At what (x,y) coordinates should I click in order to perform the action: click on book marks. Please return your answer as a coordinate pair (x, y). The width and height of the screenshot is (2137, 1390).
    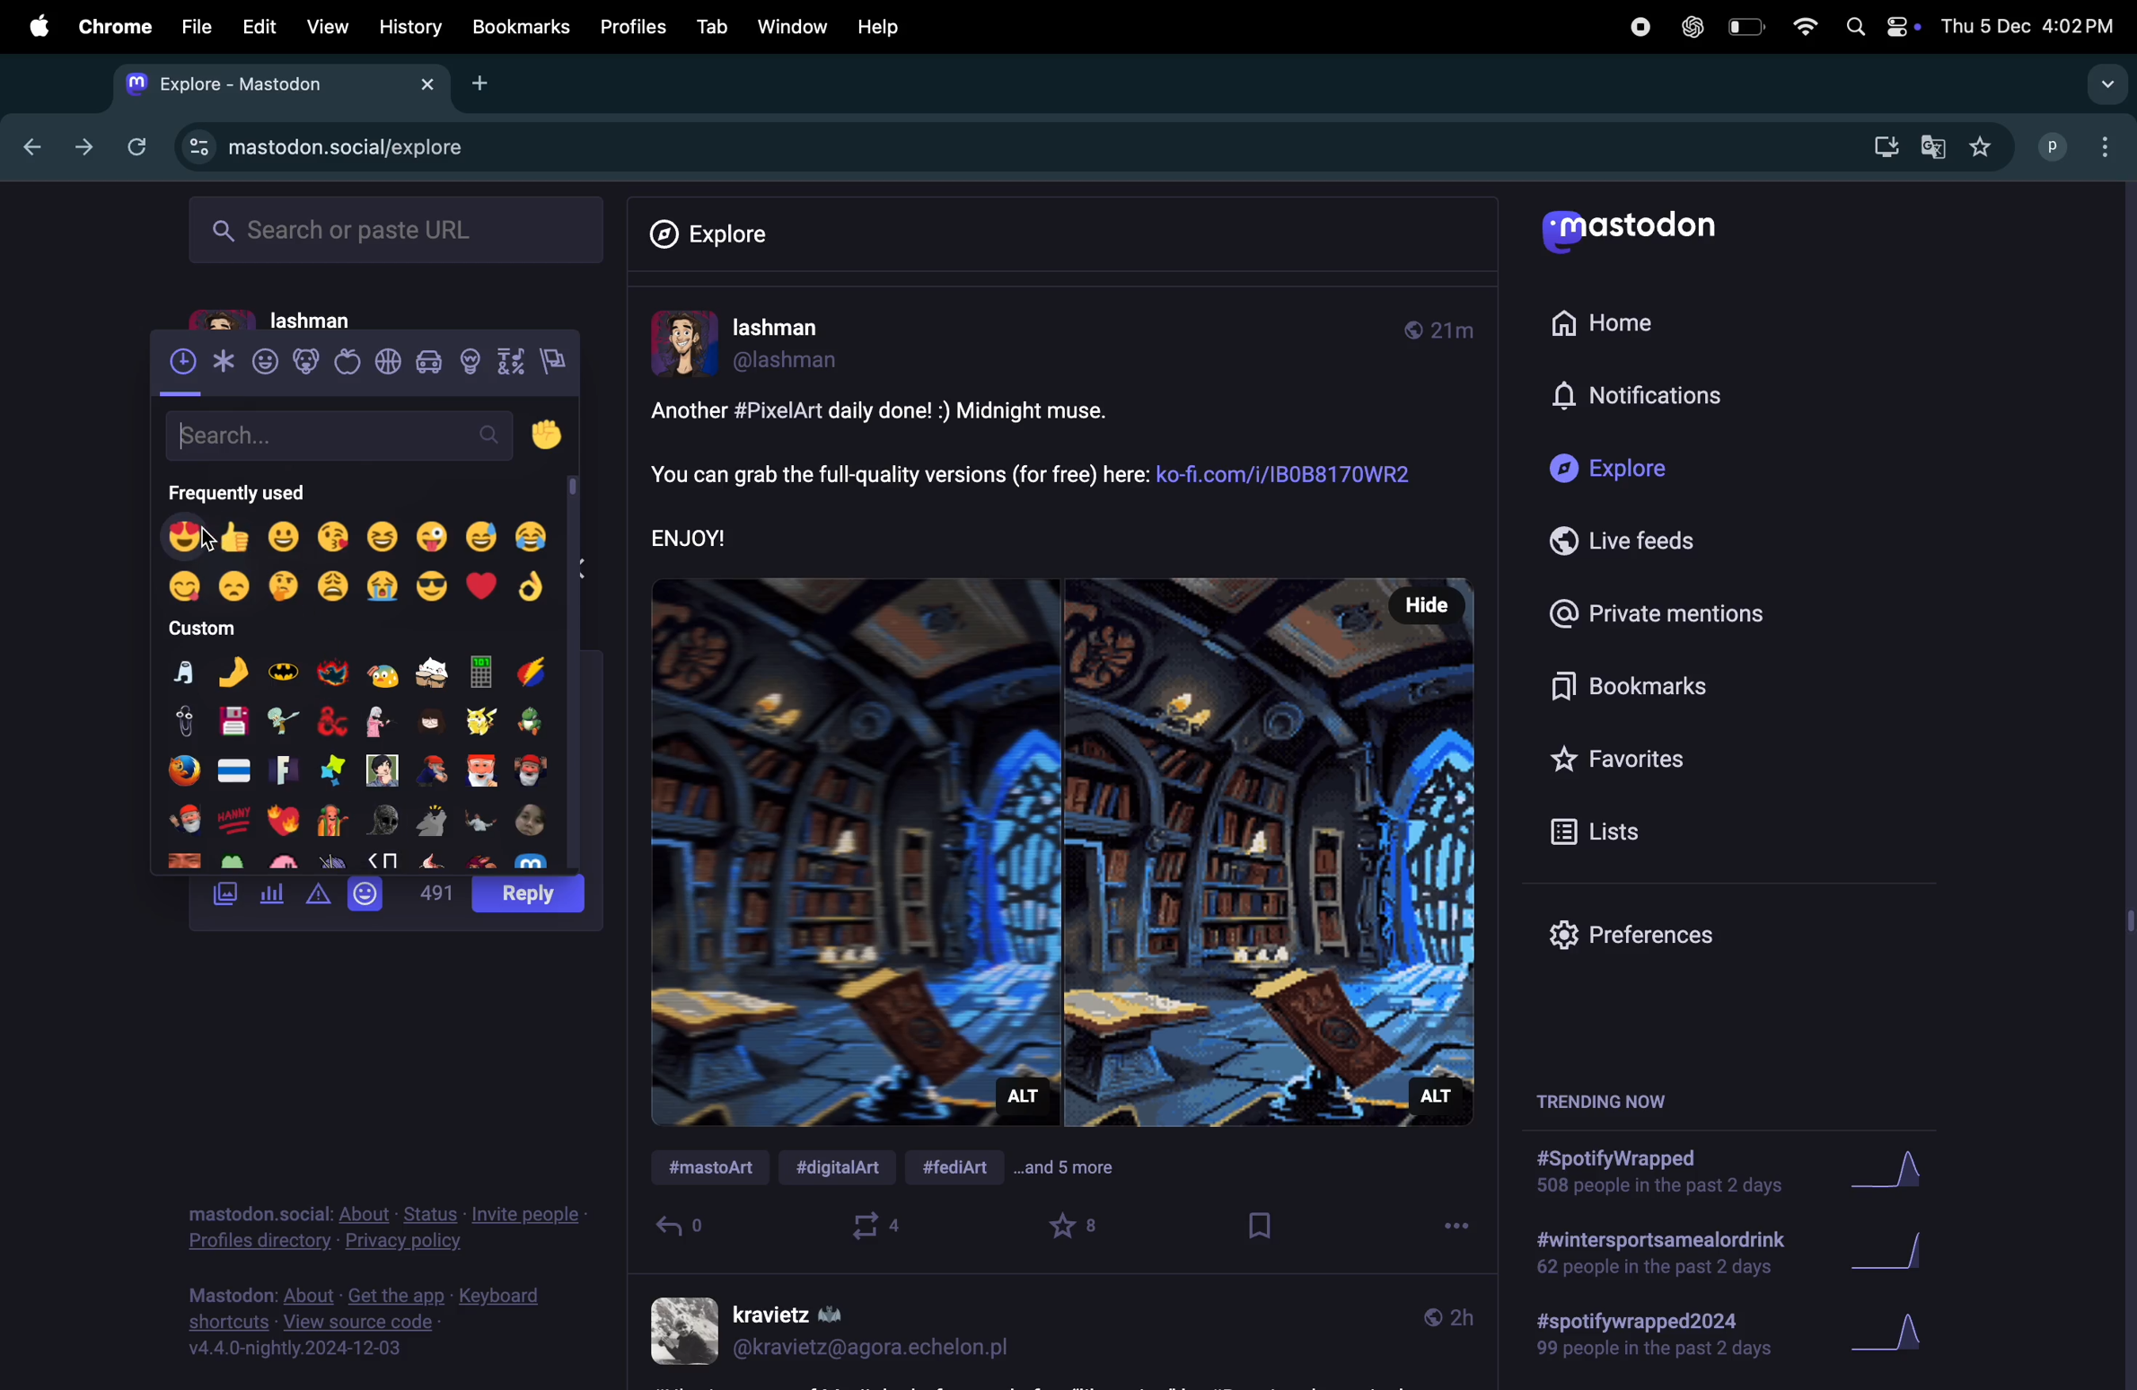
    Looking at the image, I should click on (1657, 686).